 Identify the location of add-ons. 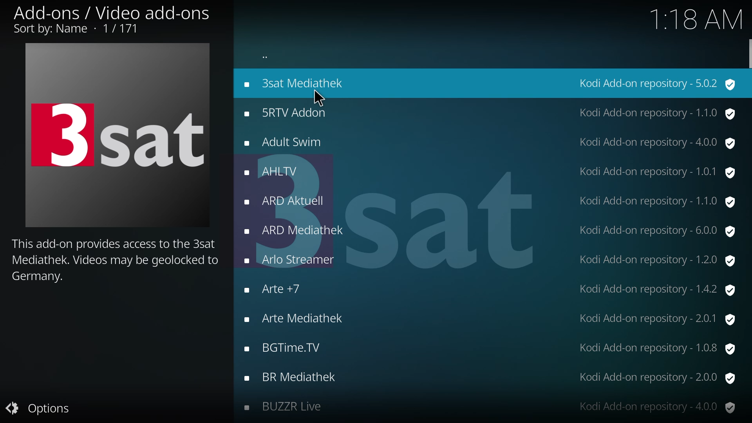
(282, 142).